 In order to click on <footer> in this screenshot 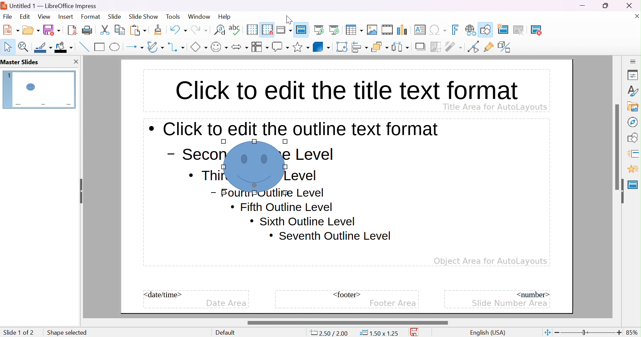, I will do `click(347, 295)`.